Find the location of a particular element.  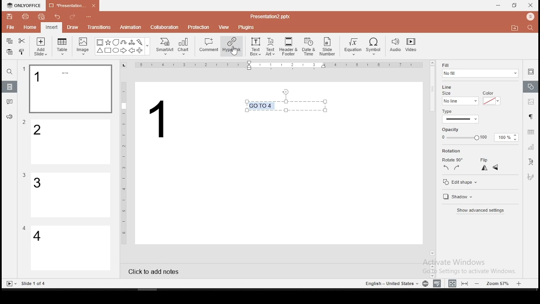

Bordered Box is located at coordinates (100, 42).